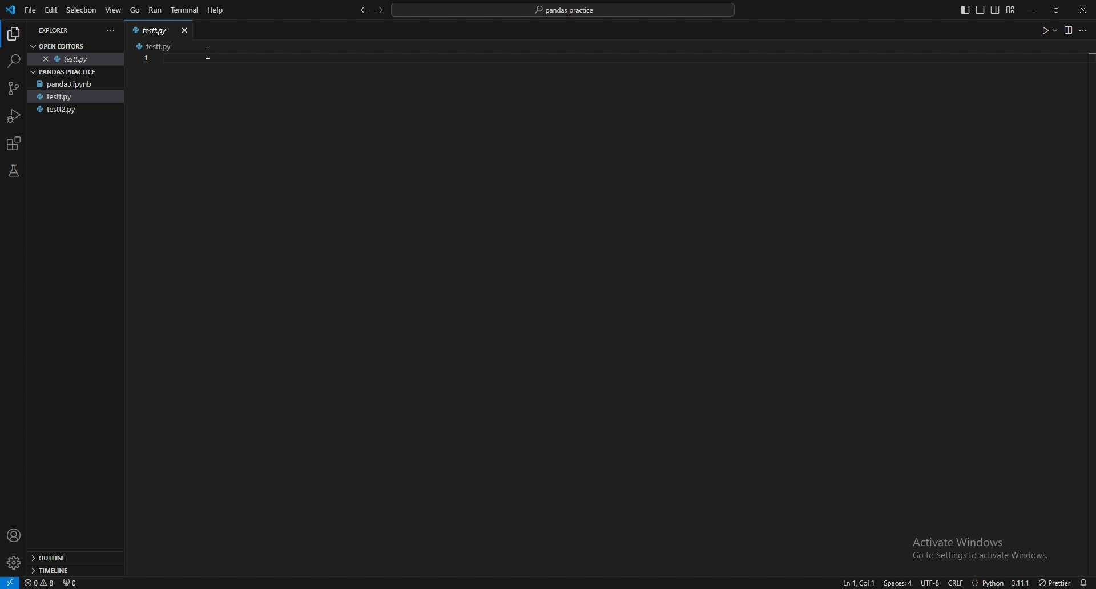 Image resolution: width=1096 pixels, height=589 pixels. What do you see at coordinates (76, 84) in the screenshot?
I see `panda3.ipynb` at bounding box center [76, 84].